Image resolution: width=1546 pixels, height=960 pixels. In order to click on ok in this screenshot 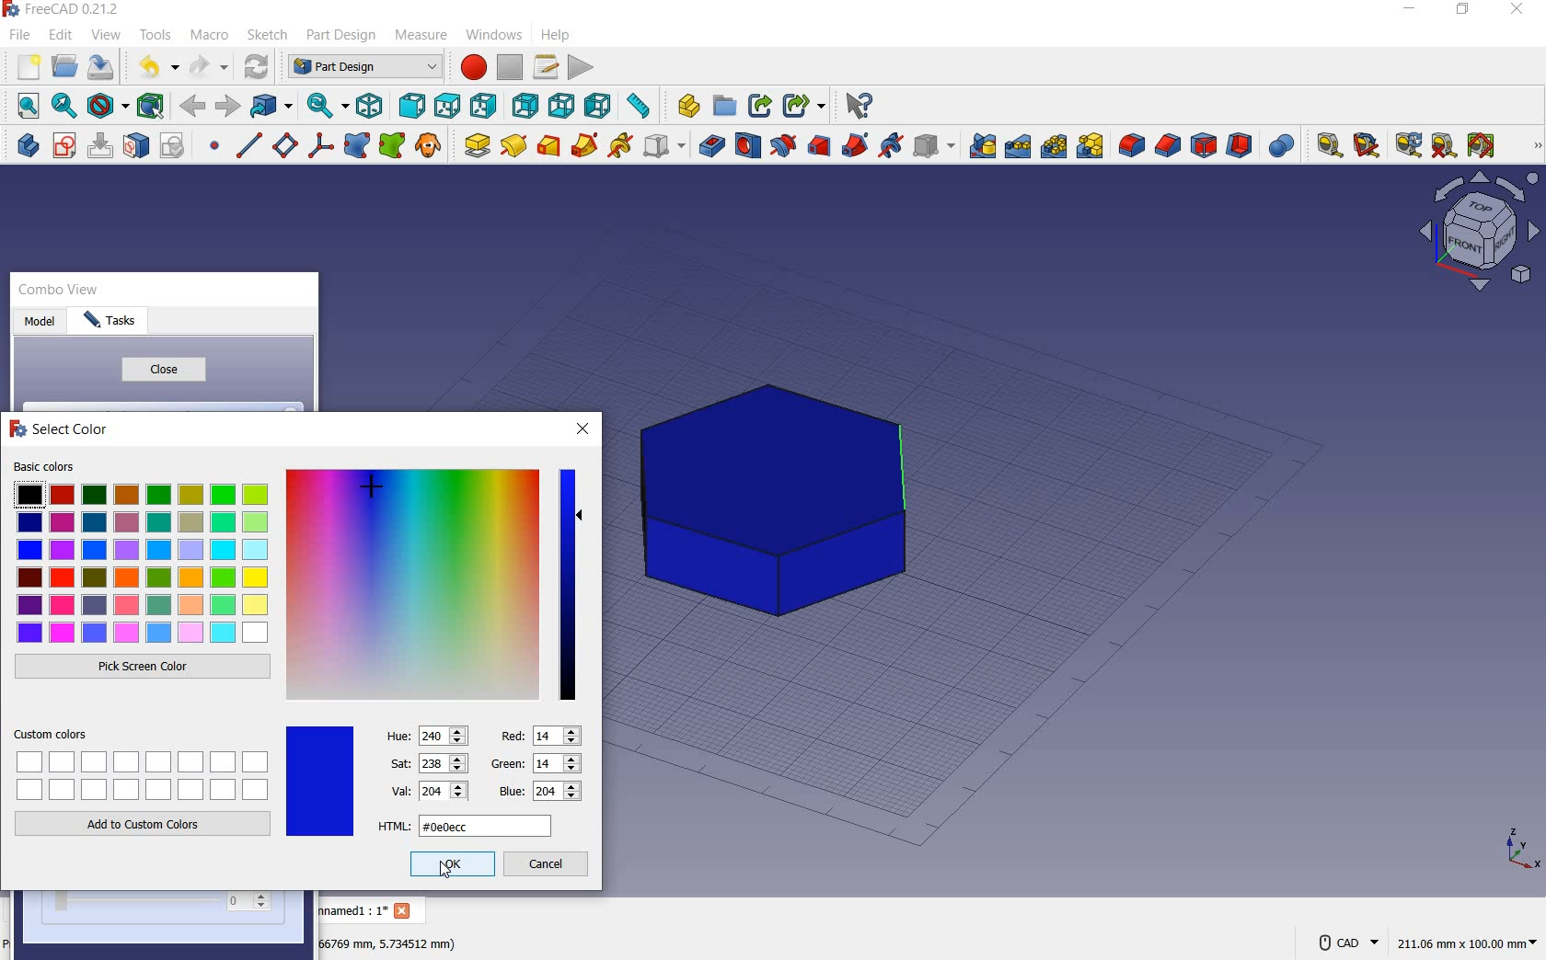, I will do `click(450, 865)`.